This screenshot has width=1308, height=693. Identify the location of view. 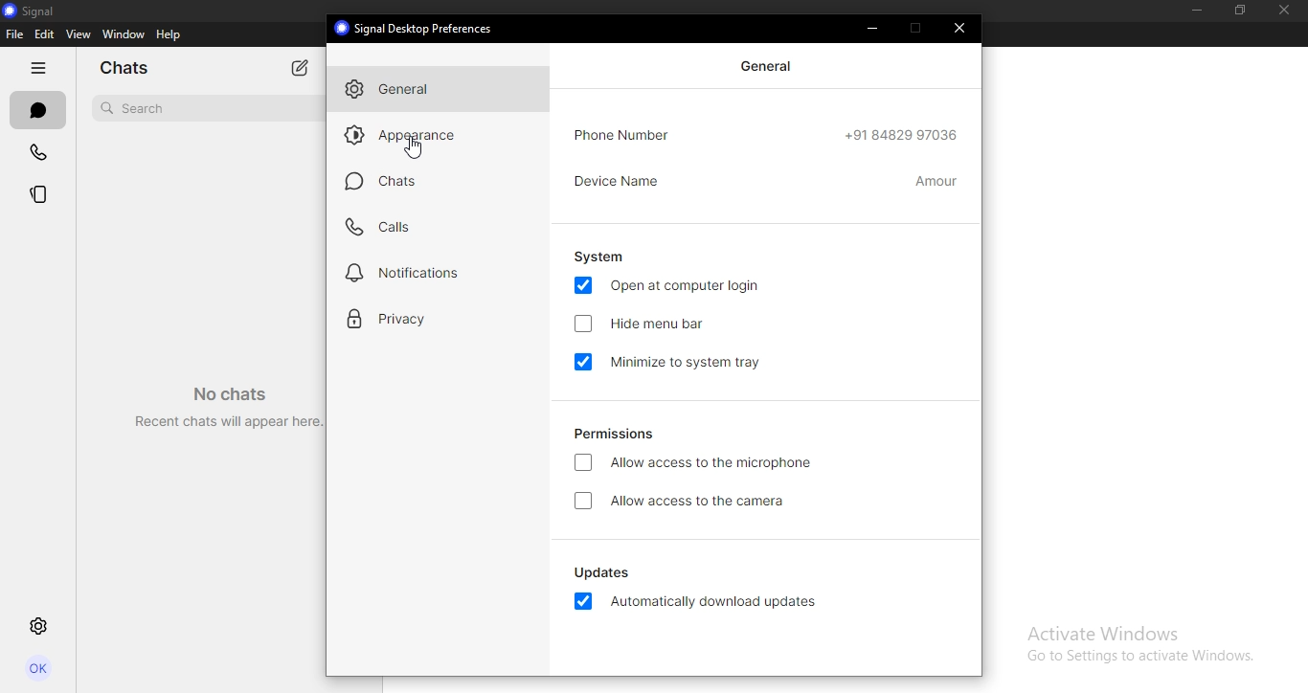
(78, 34).